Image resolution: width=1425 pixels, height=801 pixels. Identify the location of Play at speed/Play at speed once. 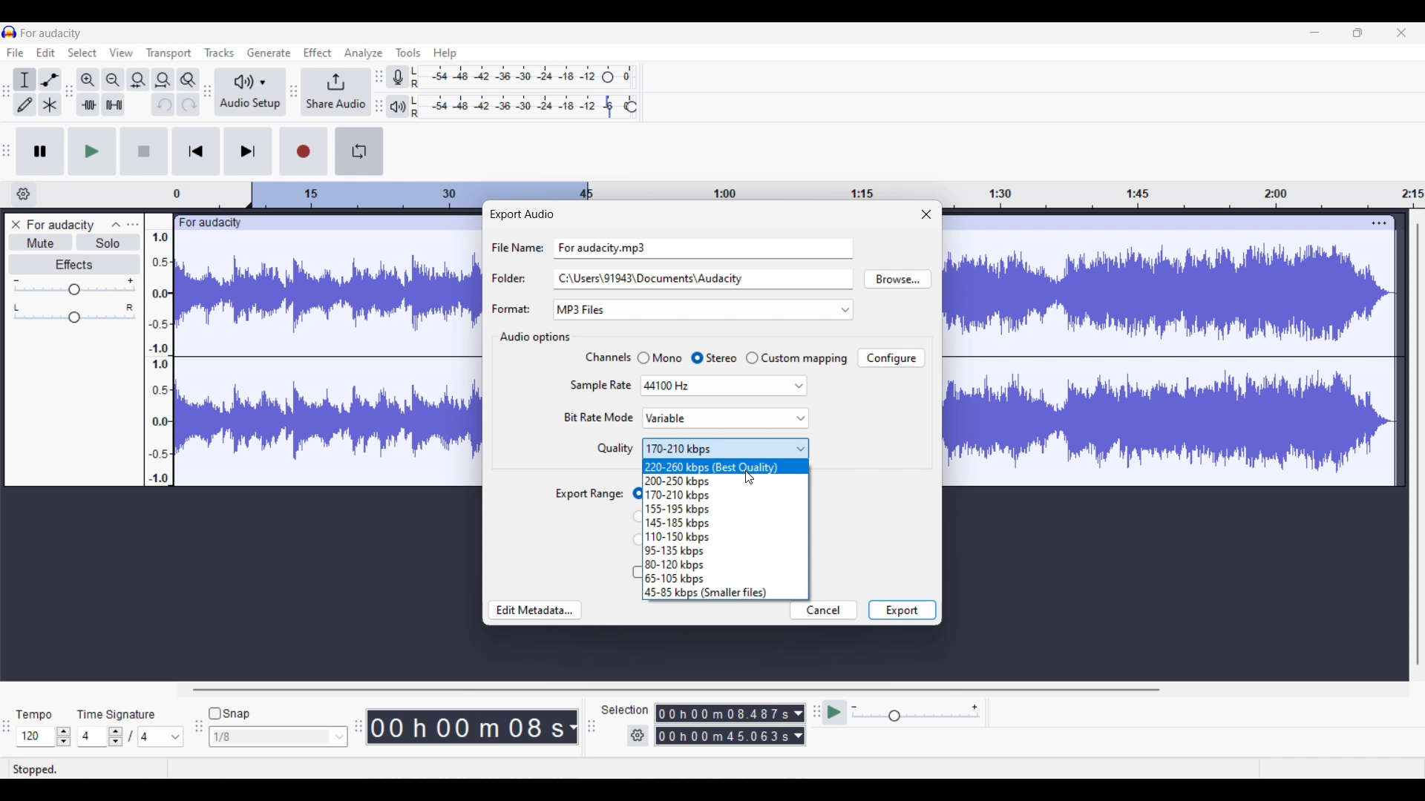
(836, 712).